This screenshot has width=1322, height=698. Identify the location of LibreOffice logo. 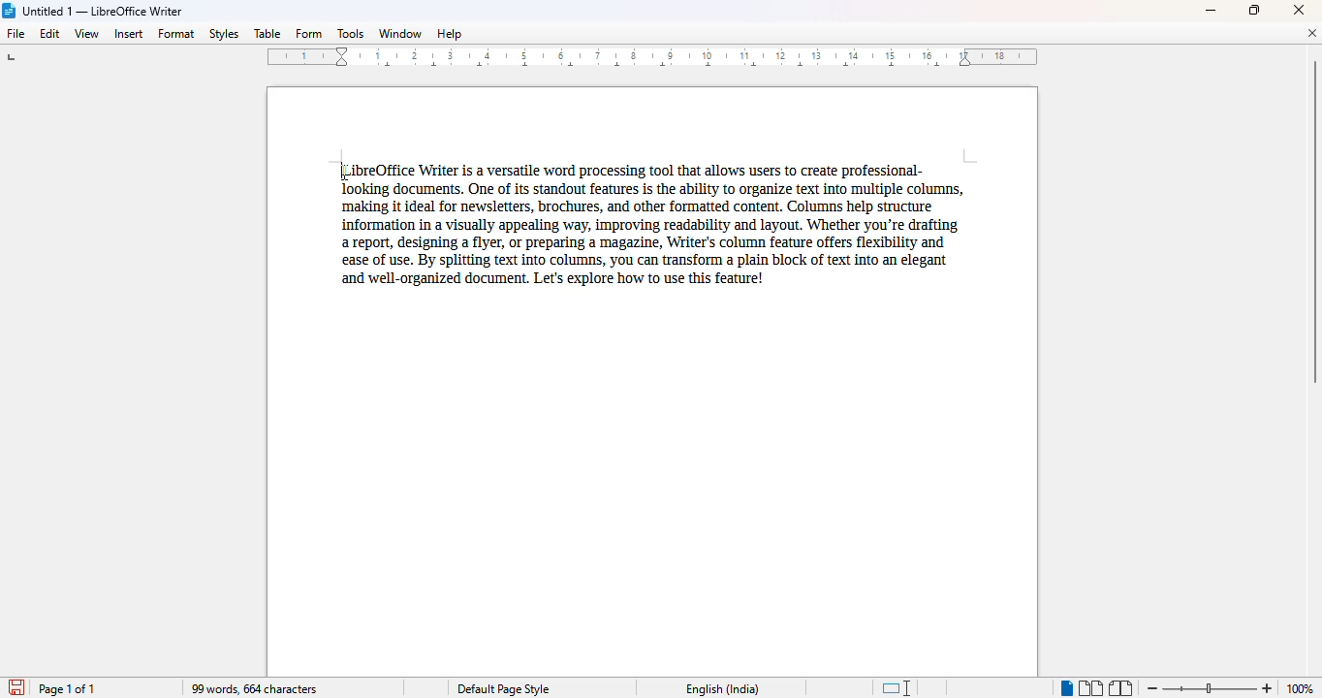
(10, 11).